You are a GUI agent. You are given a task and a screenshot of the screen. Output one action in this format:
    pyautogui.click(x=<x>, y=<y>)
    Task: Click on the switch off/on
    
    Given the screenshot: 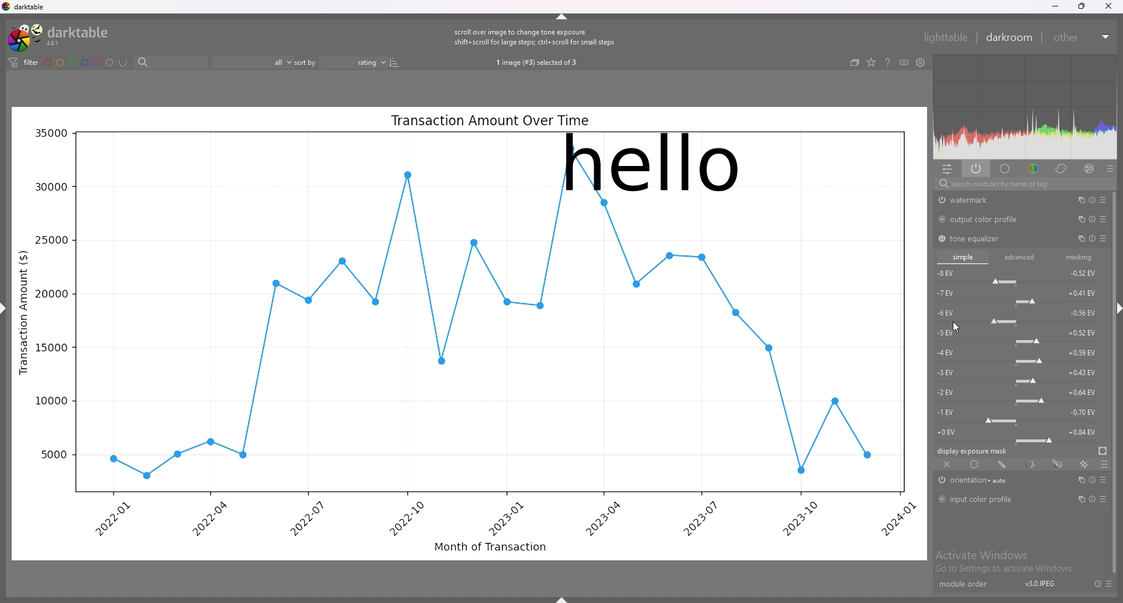 What is the action you would take?
    pyautogui.click(x=941, y=238)
    